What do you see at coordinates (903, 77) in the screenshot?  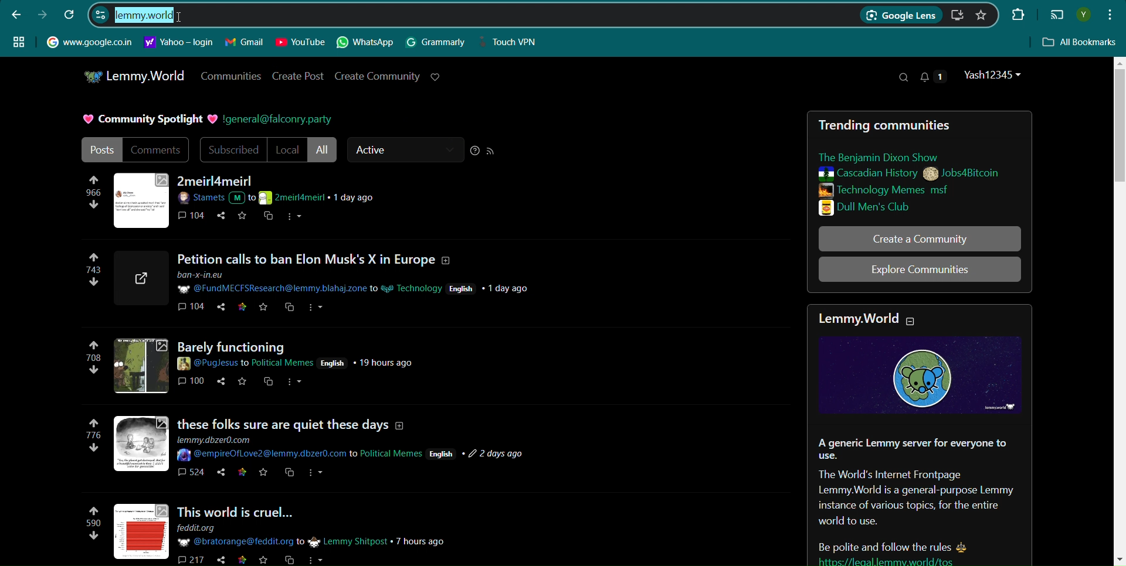 I see `Search` at bounding box center [903, 77].